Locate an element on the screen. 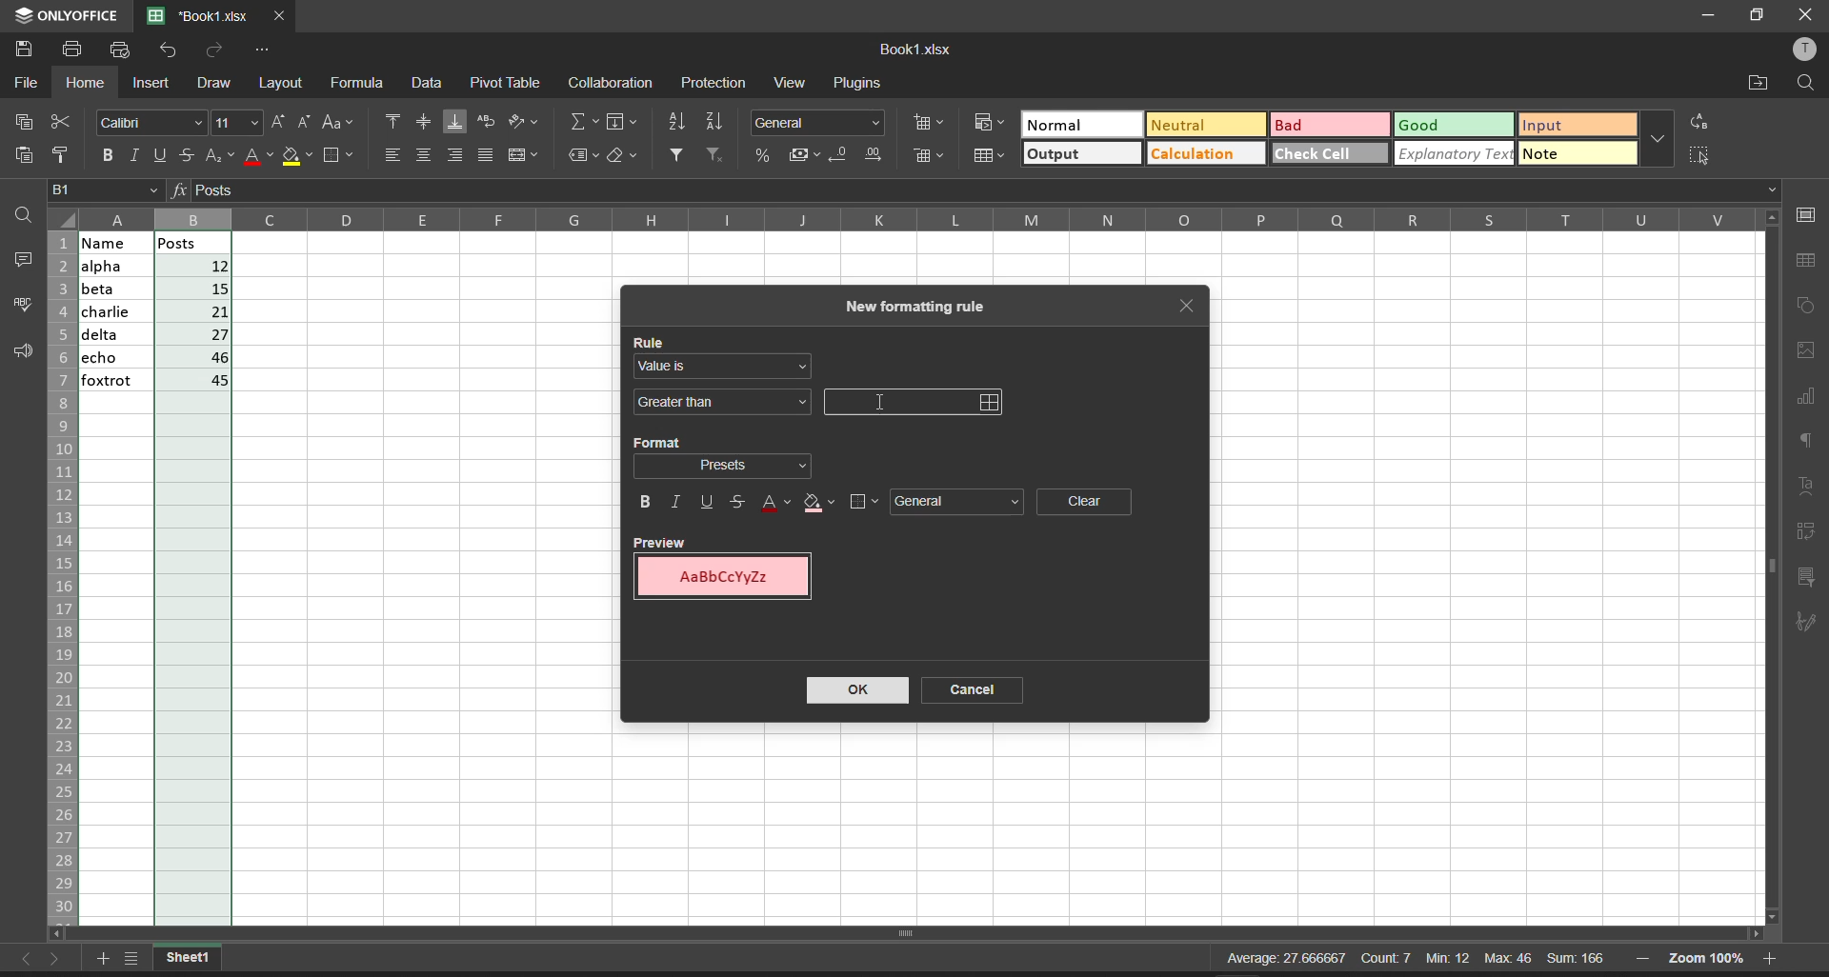 This screenshot has height=977, width=1829. close is located at coordinates (1810, 14).